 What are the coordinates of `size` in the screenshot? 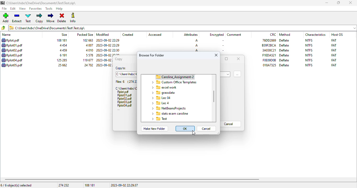 It's located at (61, 60).